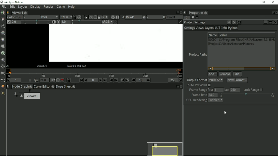 This screenshot has height=156, width=278. I want to click on Previous frame, so click(111, 81).